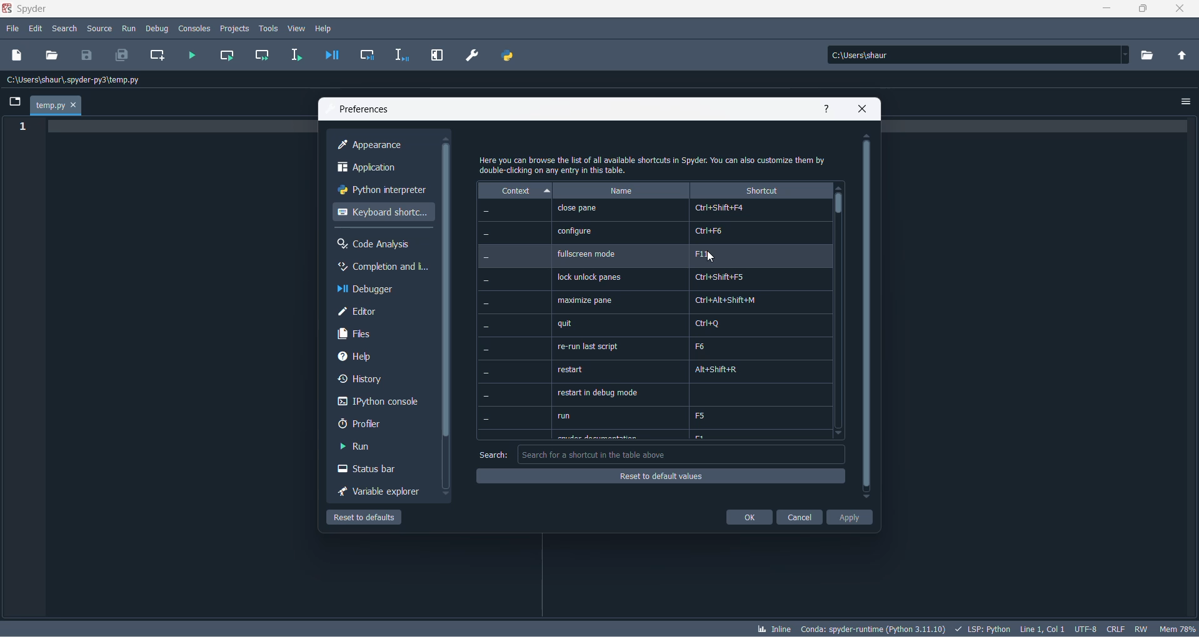  Describe the element at coordinates (447, 495) in the screenshot. I see `move down` at that location.